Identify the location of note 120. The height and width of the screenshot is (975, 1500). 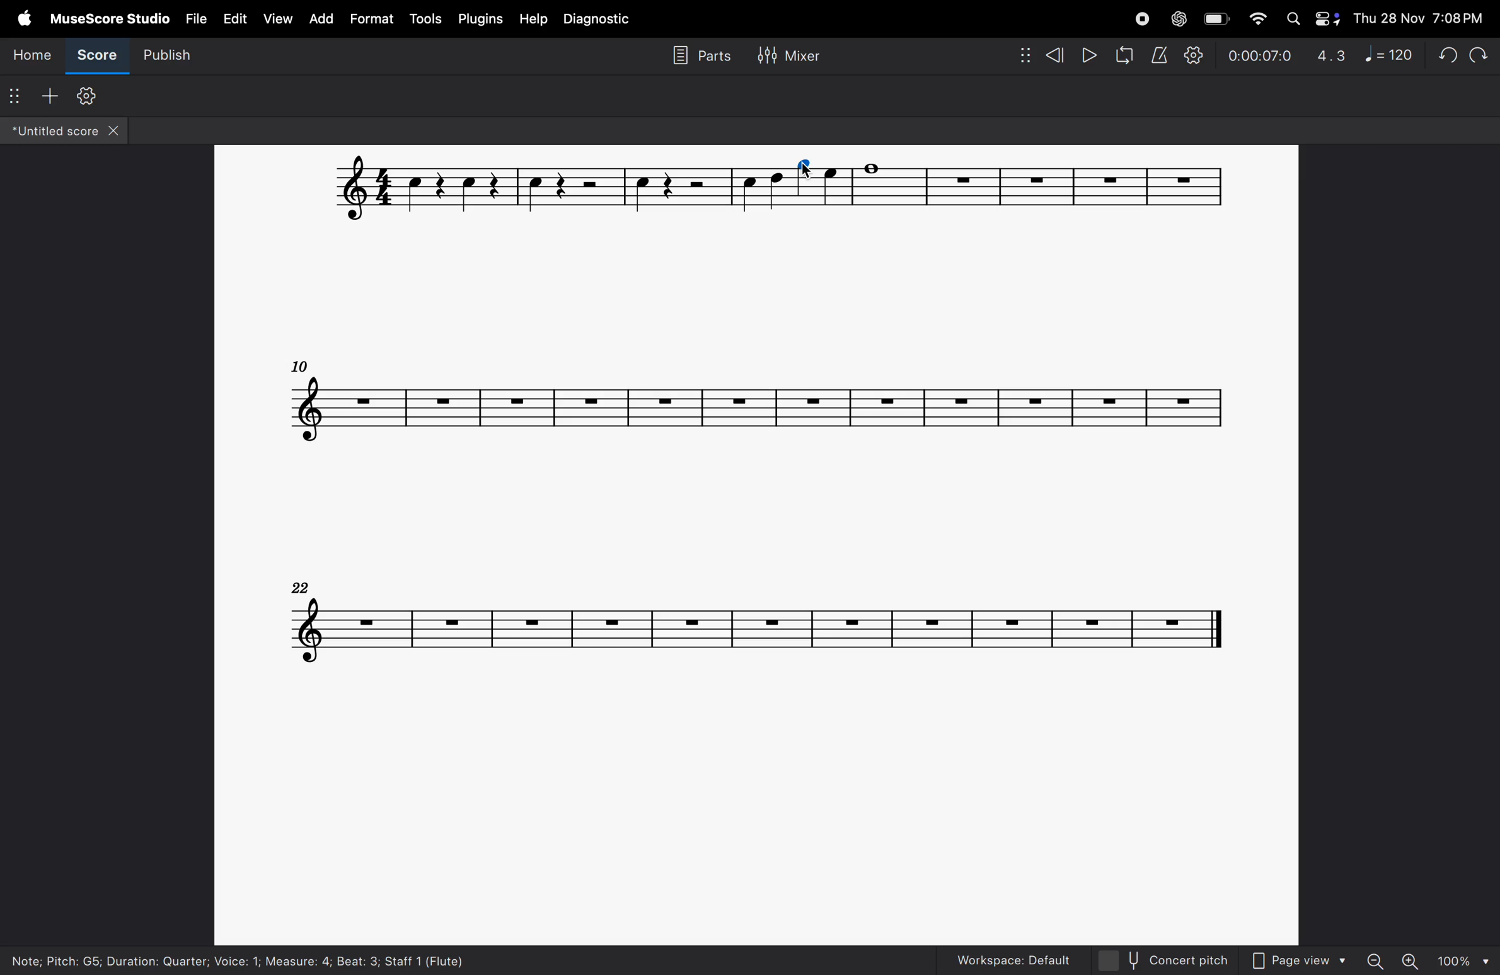
(1390, 53).